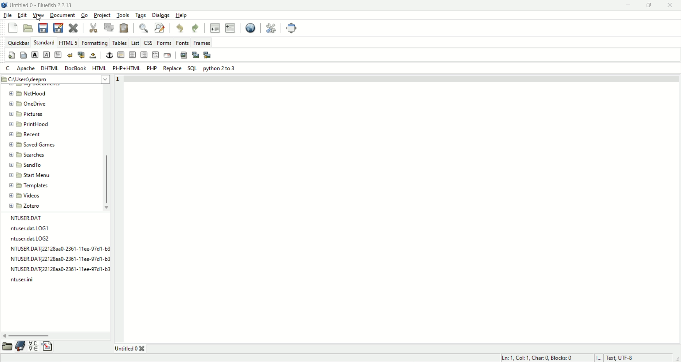 The image size is (681, 362). I want to click on anchor/hyperlink, so click(108, 55).